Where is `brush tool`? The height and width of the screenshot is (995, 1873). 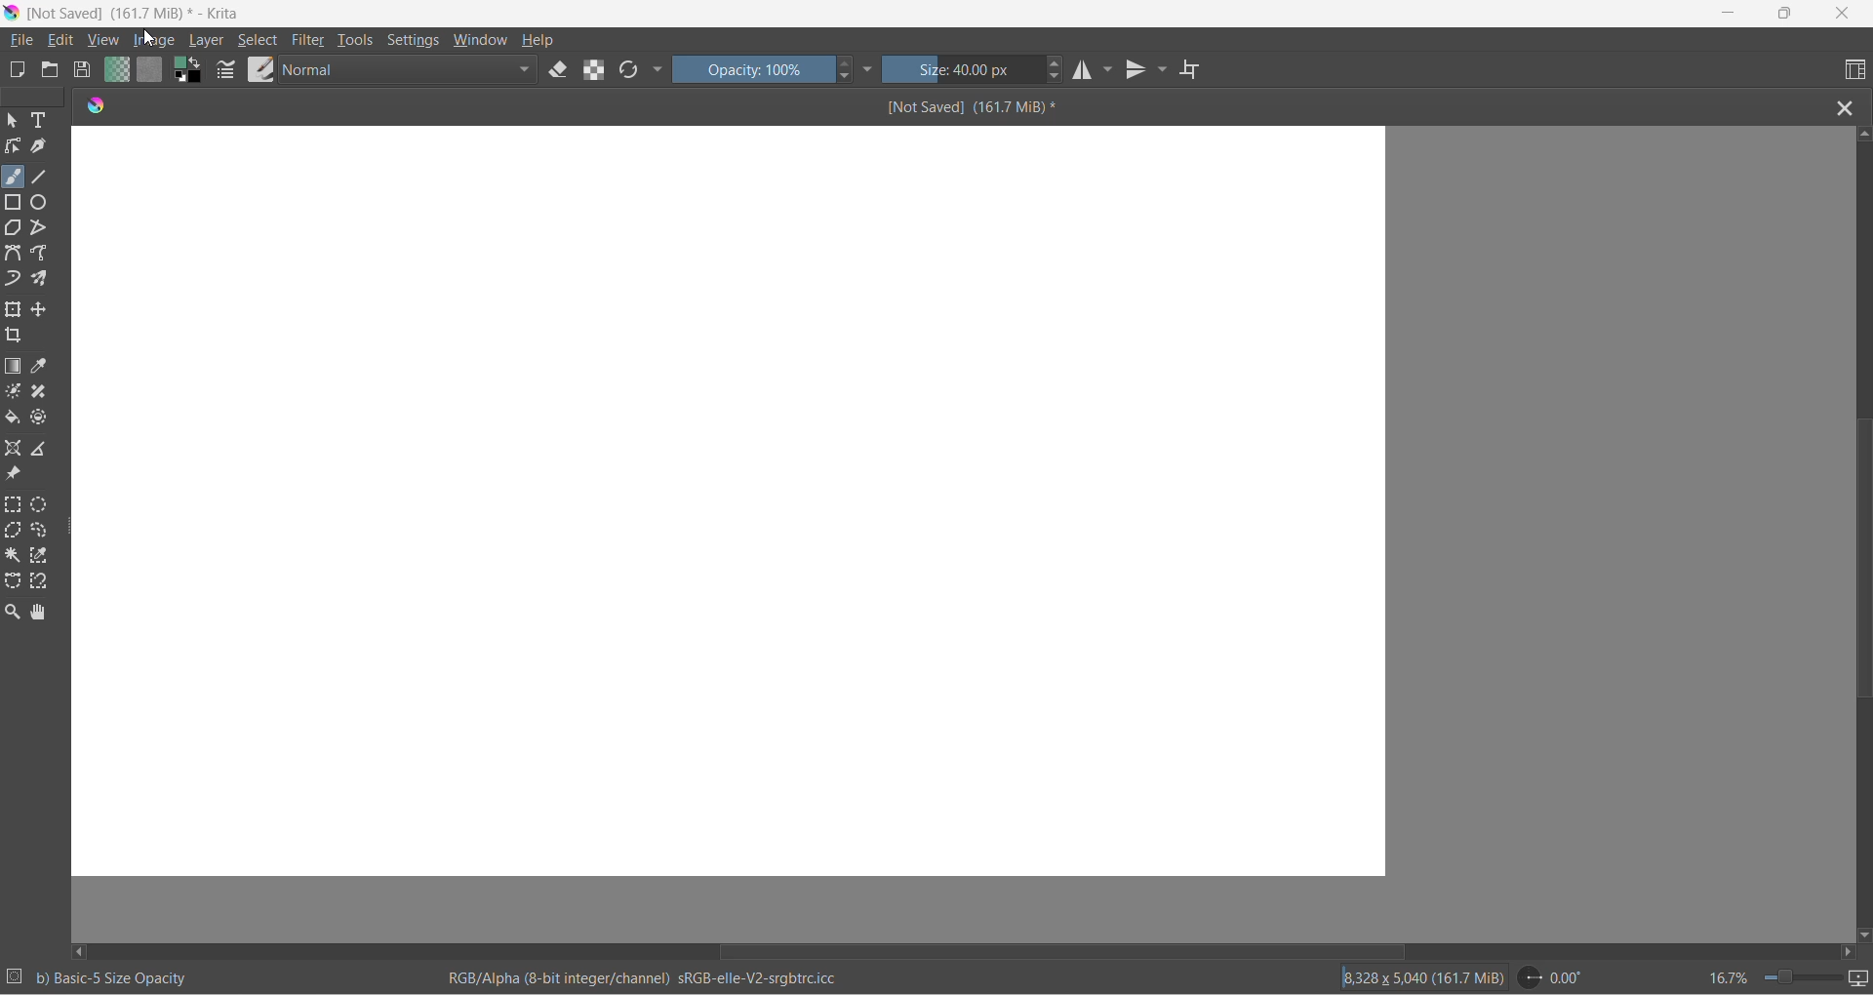
brush tool is located at coordinates (15, 177).